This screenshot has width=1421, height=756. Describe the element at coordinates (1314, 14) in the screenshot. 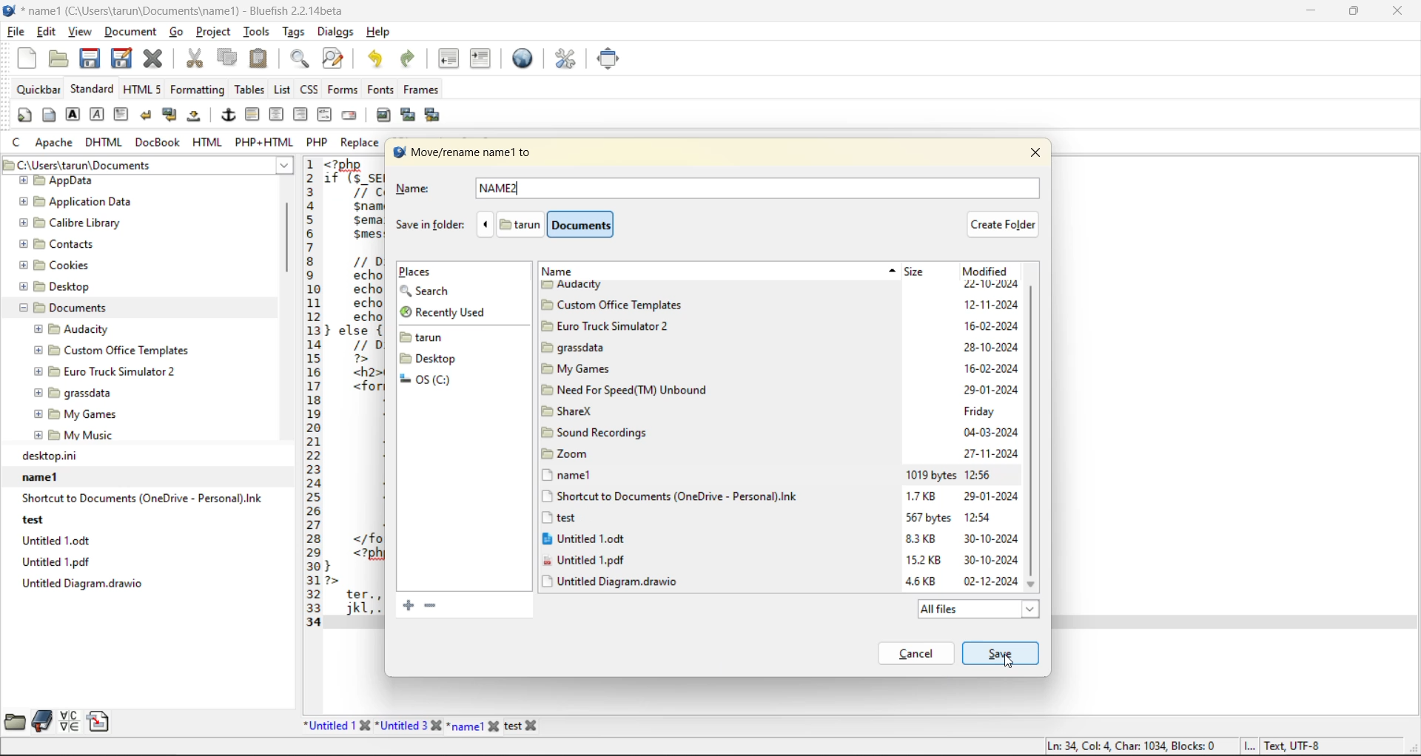

I see `minimize` at that location.